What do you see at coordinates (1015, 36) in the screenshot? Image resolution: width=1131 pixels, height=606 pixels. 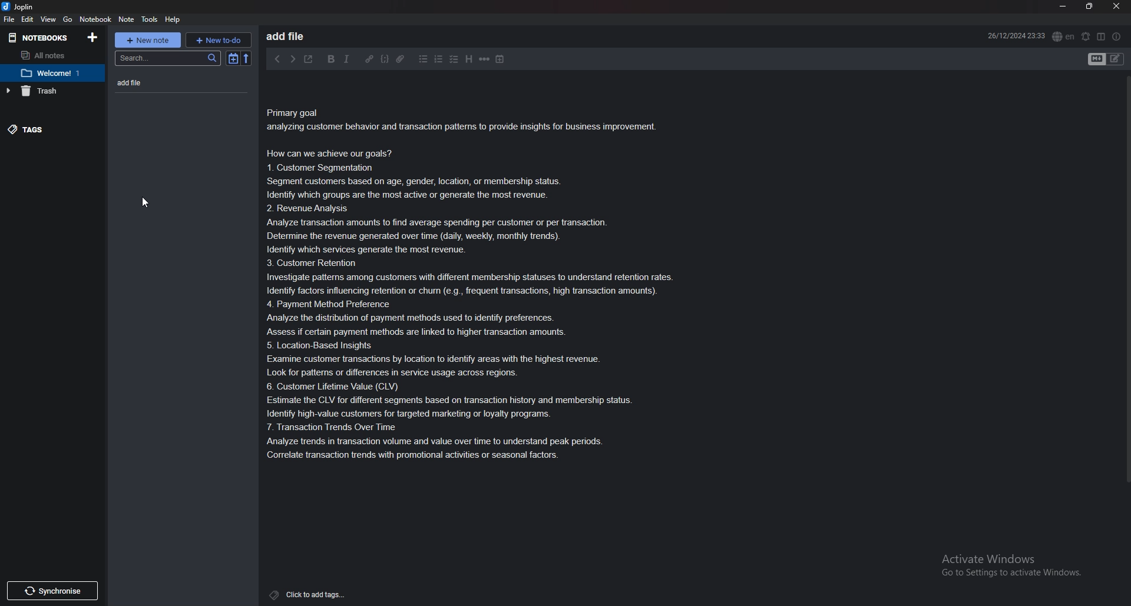 I see `Time` at bounding box center [1015, 36].